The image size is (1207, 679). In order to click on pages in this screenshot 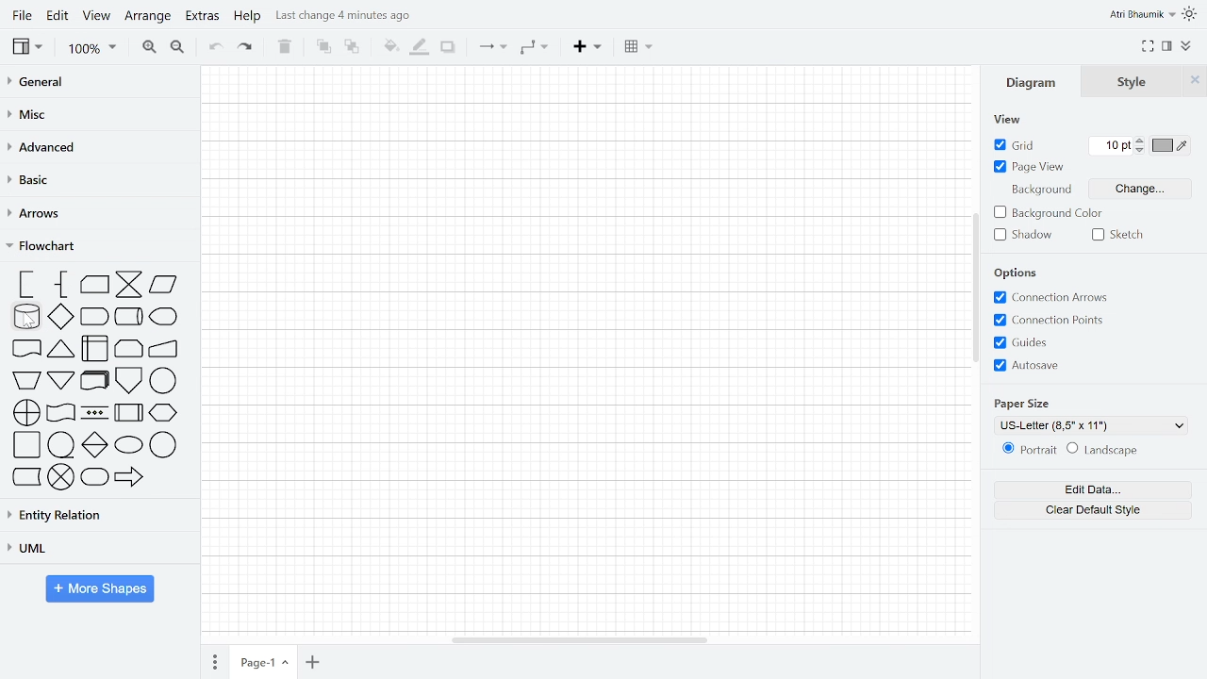, I will do `click(217, 660)`.